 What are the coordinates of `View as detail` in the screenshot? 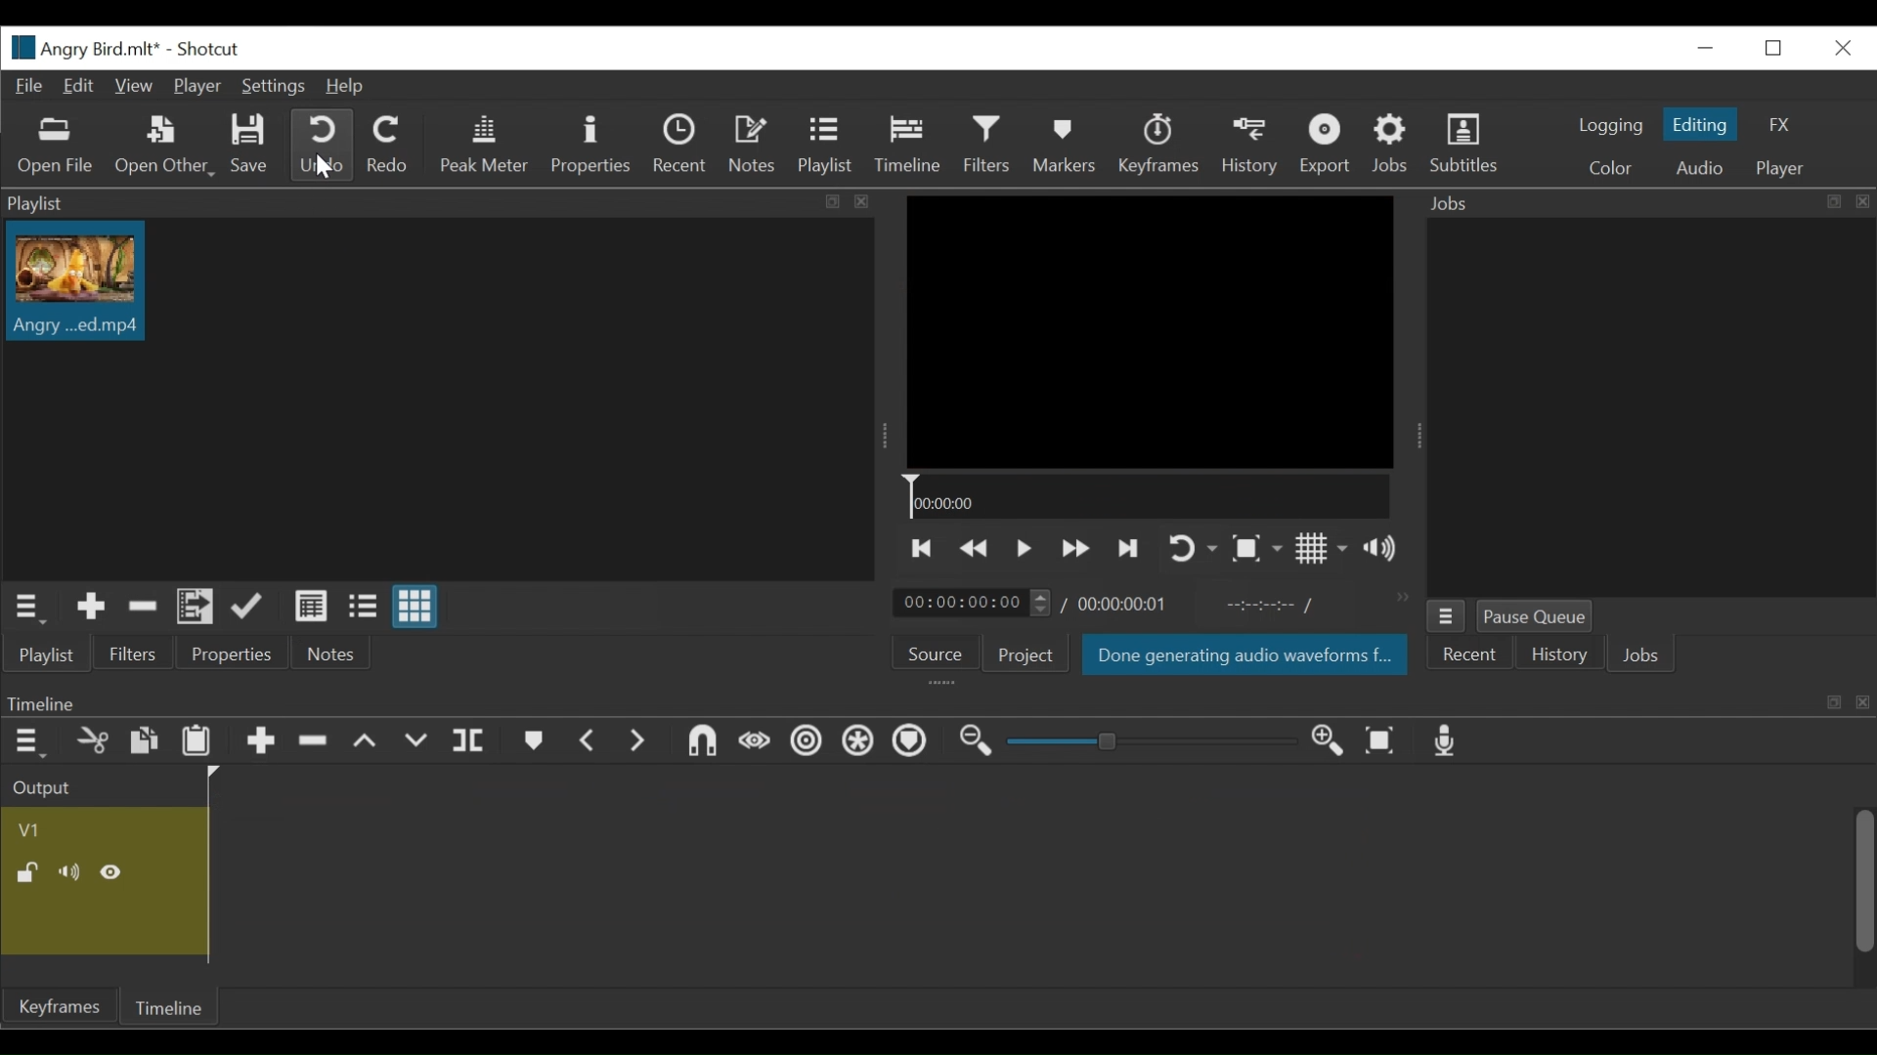 It's located at (312, 607).